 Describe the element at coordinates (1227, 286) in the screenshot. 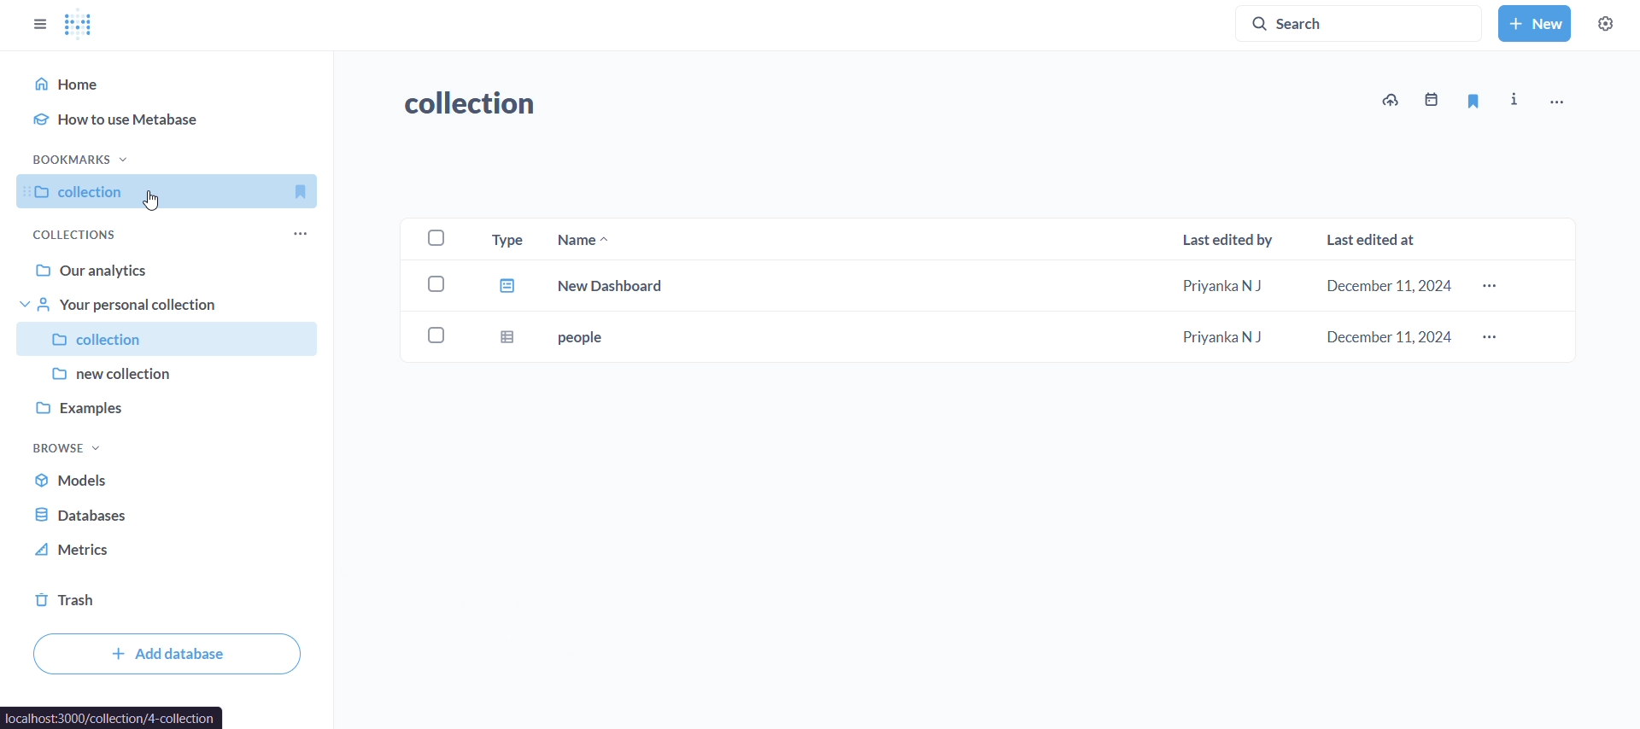

I see `Priyanka NJ` at that location.